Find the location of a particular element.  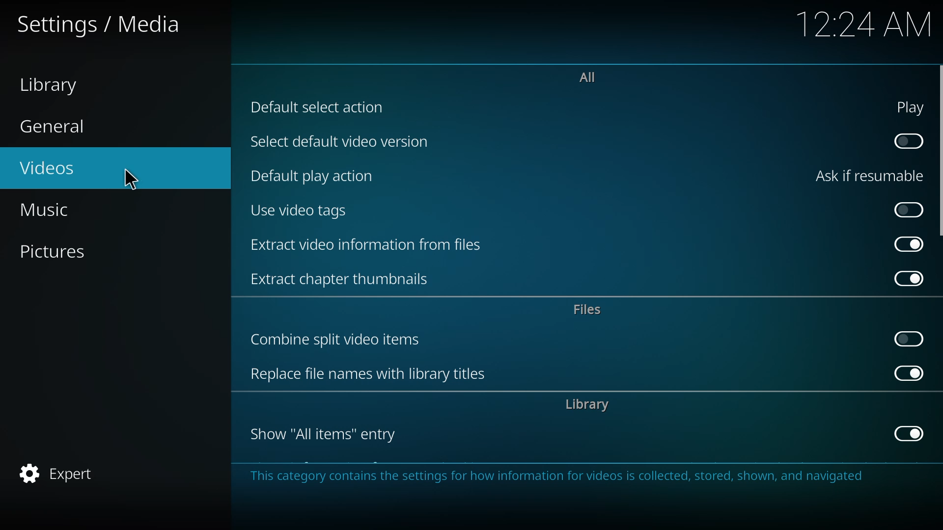

default select action is located at coordinates (319, 106).